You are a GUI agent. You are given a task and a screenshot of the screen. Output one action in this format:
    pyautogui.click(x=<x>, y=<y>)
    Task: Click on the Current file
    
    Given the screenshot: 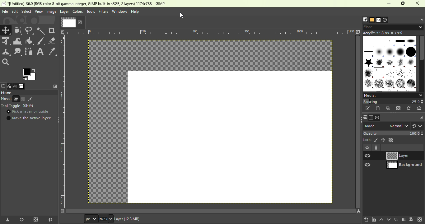 What is the action you would take?
    pyautogui.click(x=72, y=22)
    